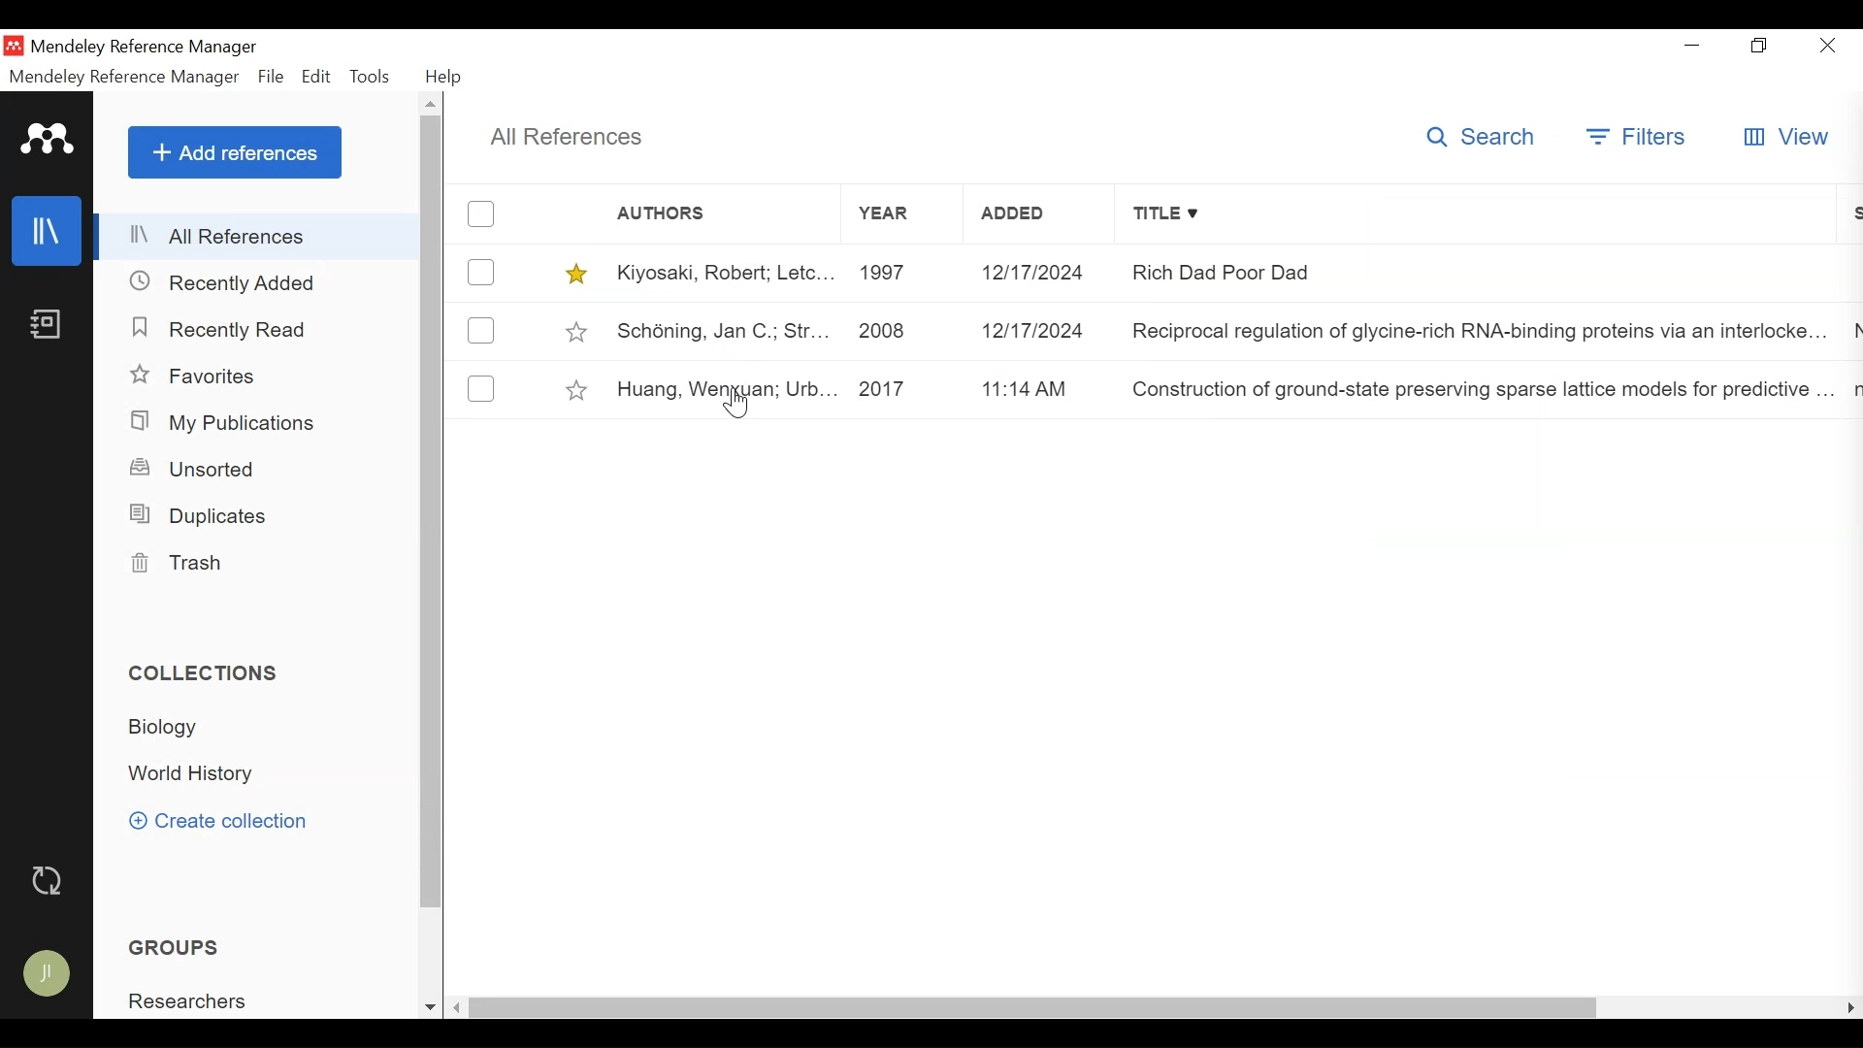 This screenshot has height=1048, width=1863. I want to click on Search, so click(1483, 137).